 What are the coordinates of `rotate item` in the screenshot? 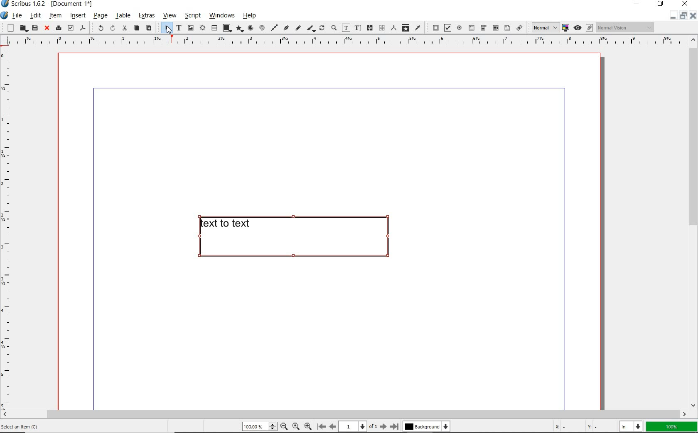 It's located at (322, 29).